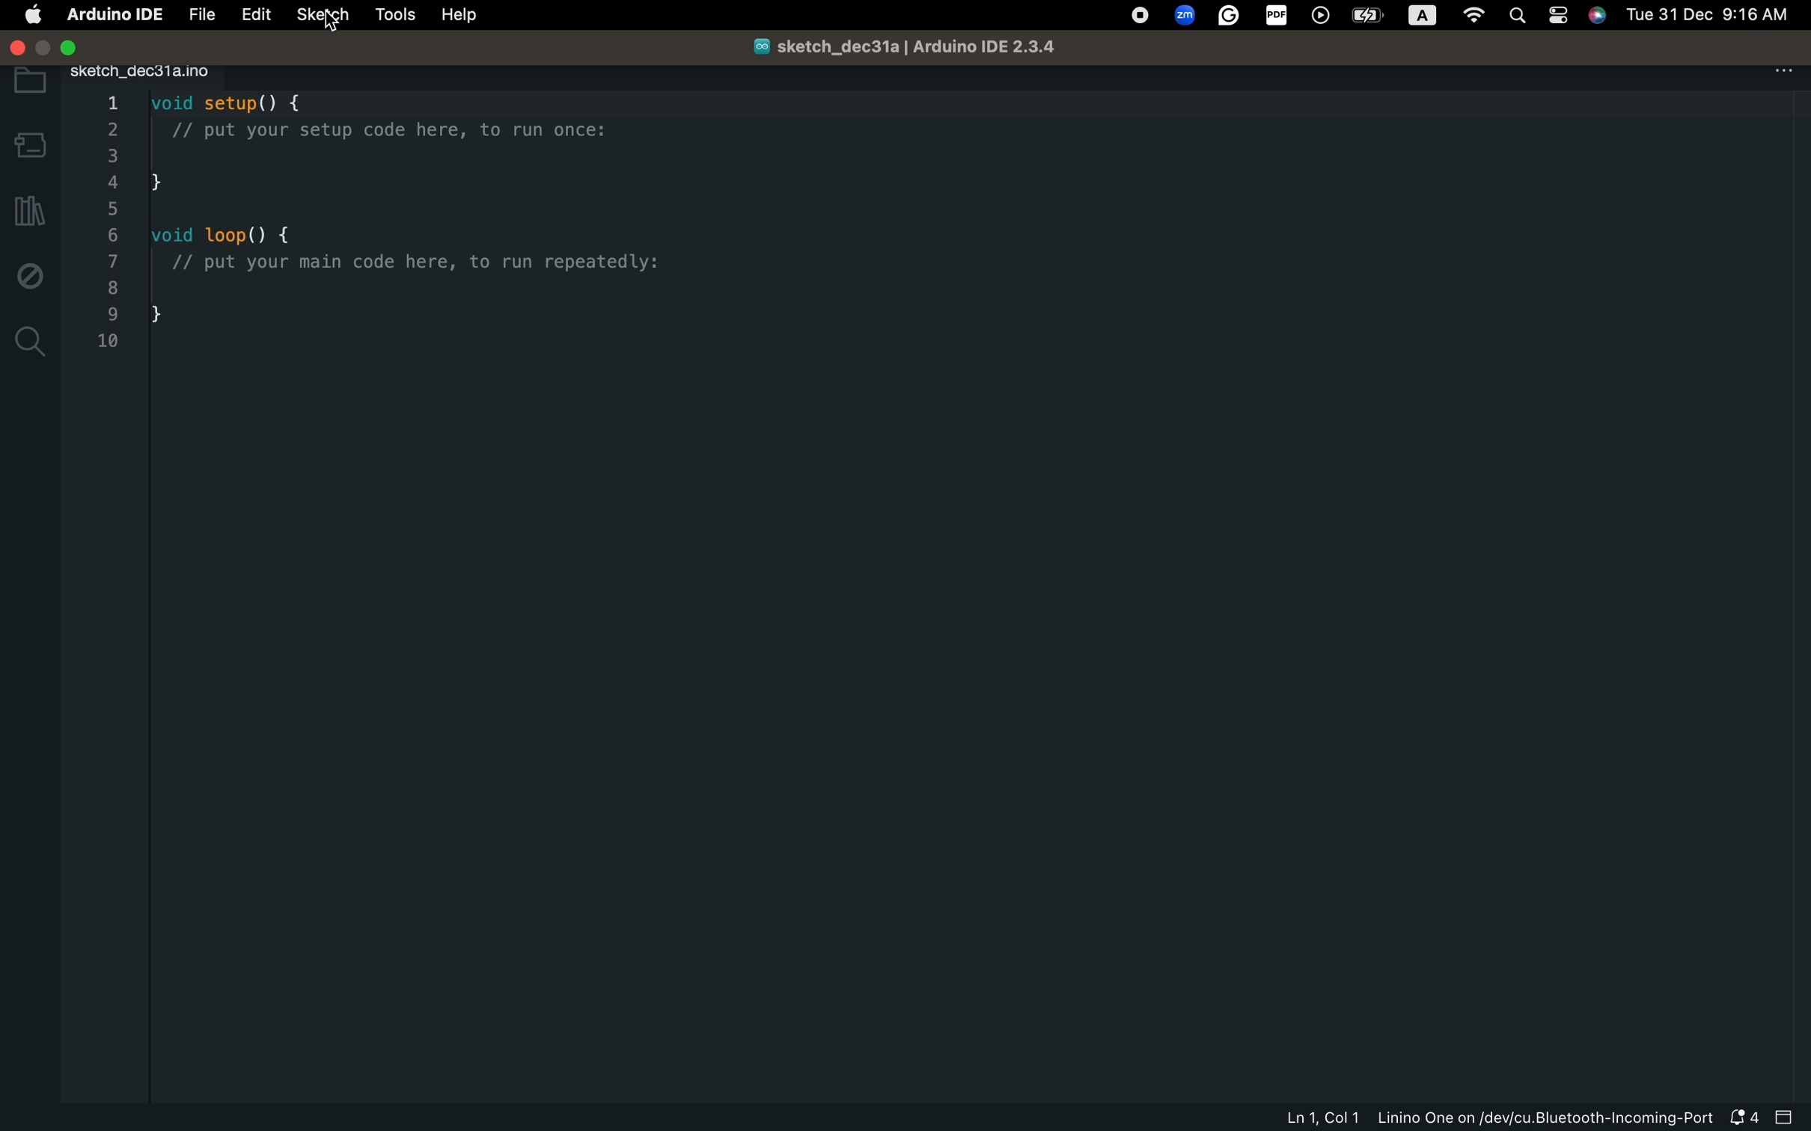  I want to click on close bar, so click(1789, 1117).